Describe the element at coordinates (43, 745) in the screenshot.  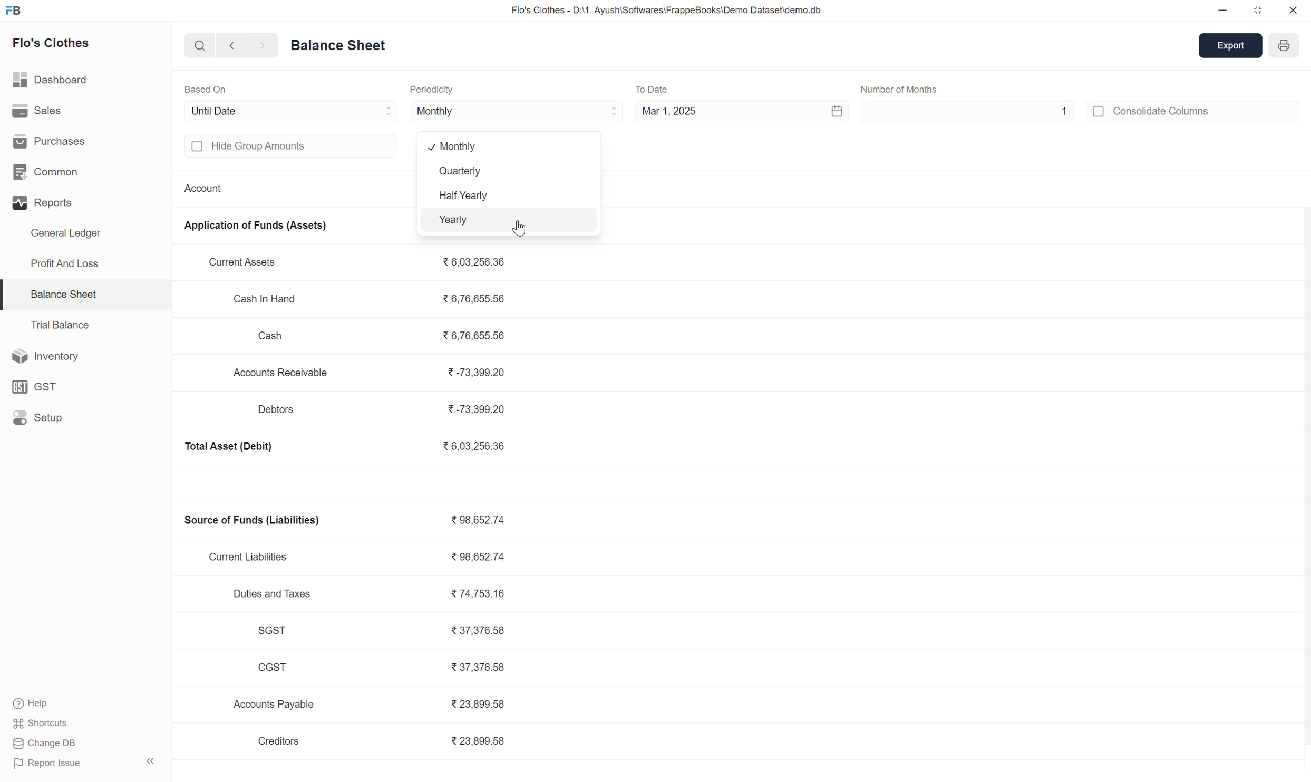
I see ` Change DB` at that location.